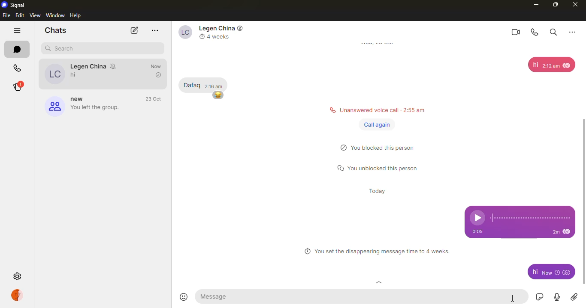  I want to click on Legen China LC  hi, so click(87, 73).